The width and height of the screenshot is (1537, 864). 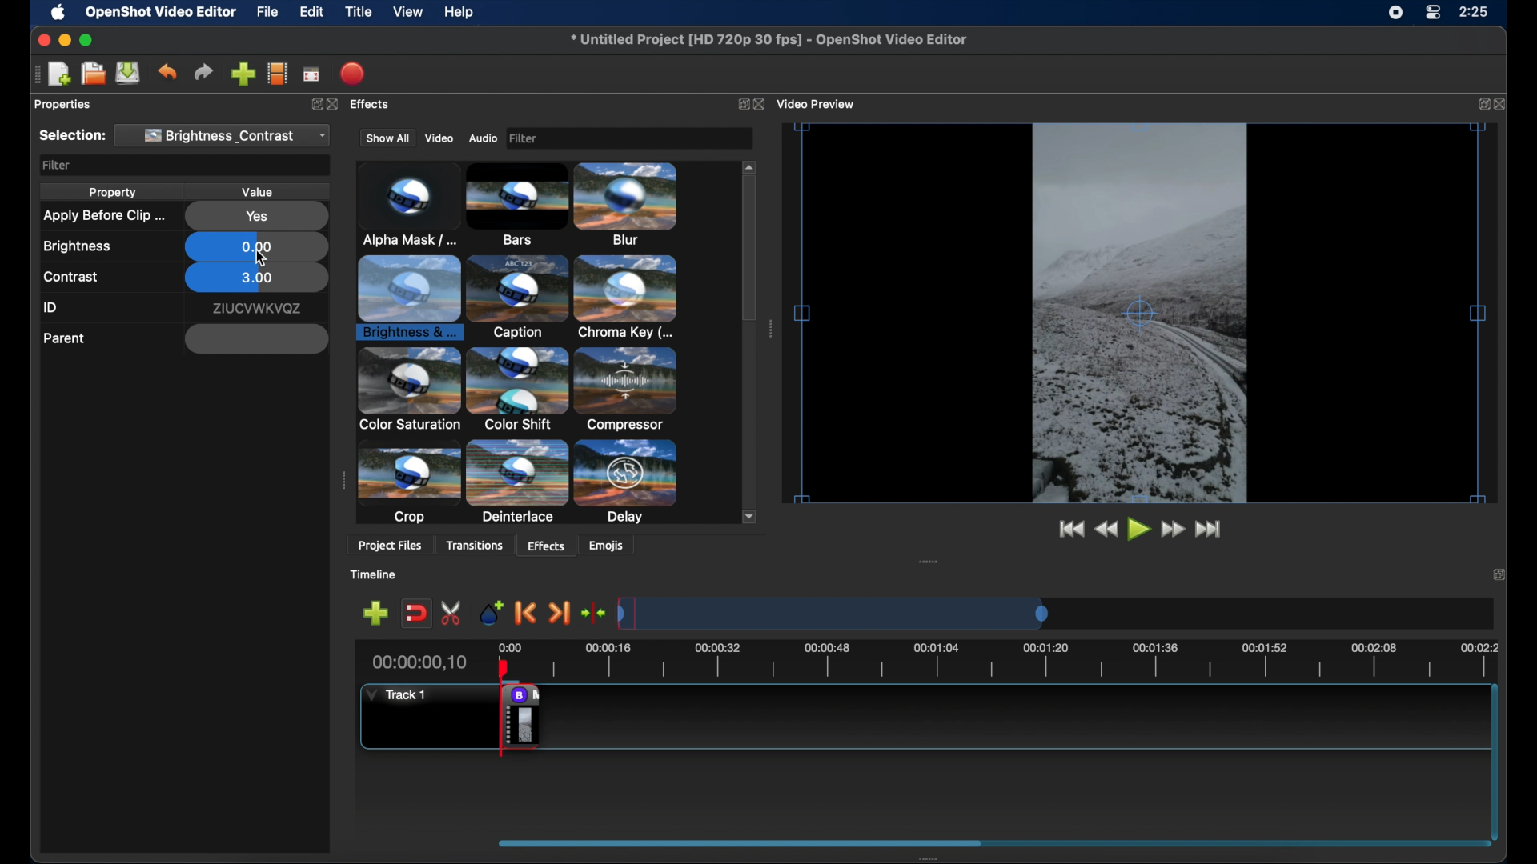 I want to click on import files, so click(x=242, y=74).